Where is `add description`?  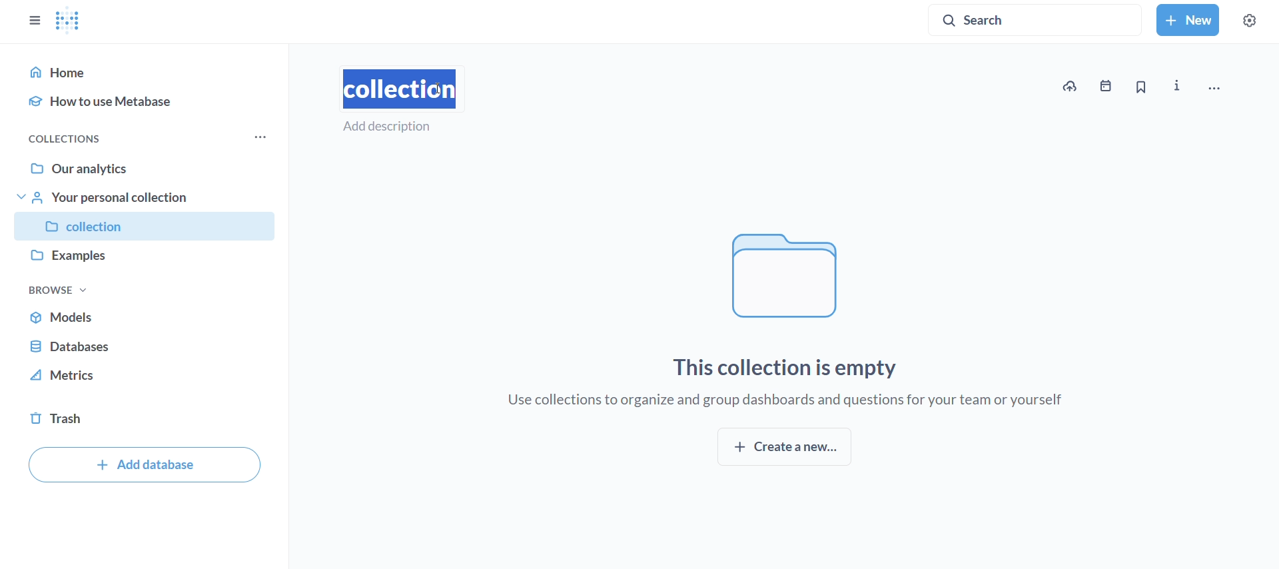 add description is located at coordinates (396, 127).